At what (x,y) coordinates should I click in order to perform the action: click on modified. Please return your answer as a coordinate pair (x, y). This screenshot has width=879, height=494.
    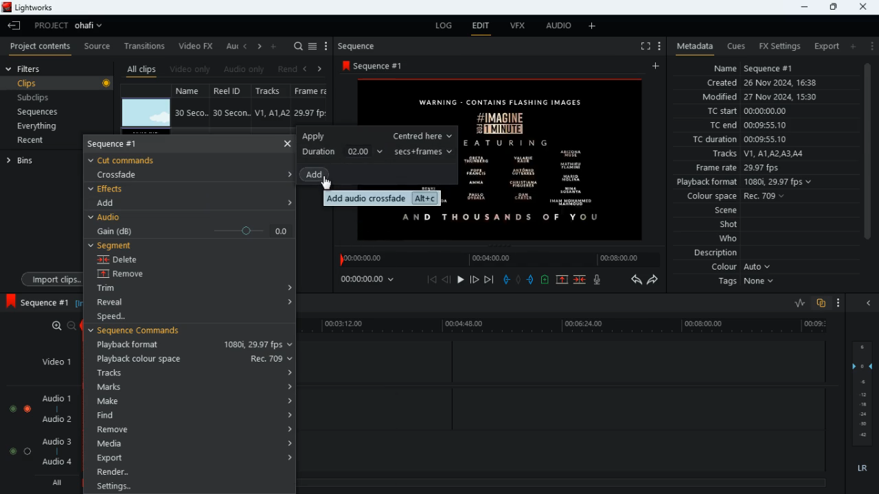
    Looking at the image, I should click on (768, 98).